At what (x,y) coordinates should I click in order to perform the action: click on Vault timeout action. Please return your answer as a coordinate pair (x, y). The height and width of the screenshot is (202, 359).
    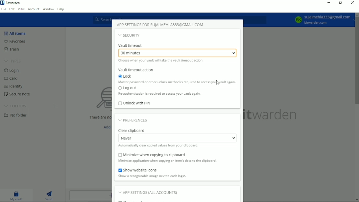
    Looking at the image, I should click on (136, 69).